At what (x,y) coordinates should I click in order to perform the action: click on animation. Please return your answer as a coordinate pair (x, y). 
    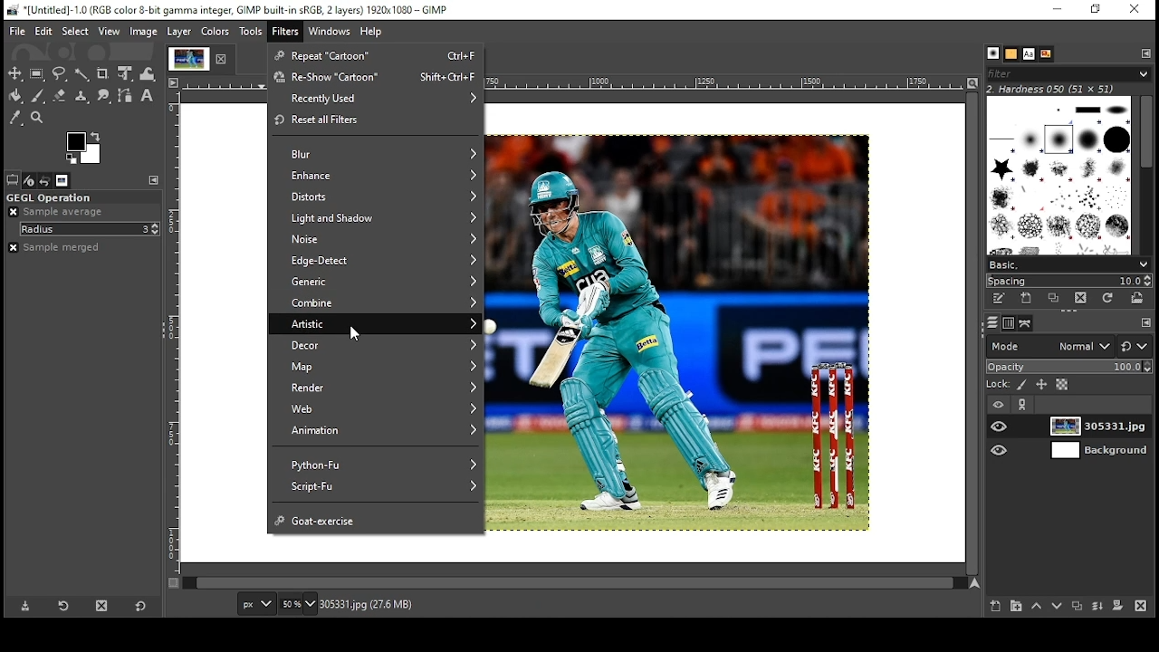
    Looking at the image, I should click on (378, 432).